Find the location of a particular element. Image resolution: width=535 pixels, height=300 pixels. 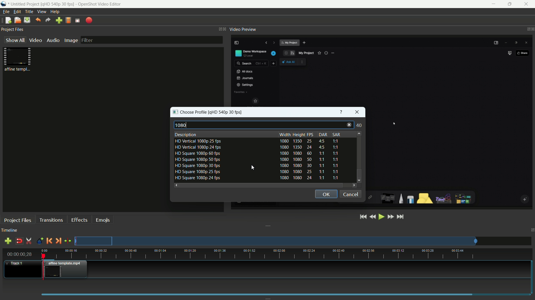

cursor is located at coordinates (254, 168).